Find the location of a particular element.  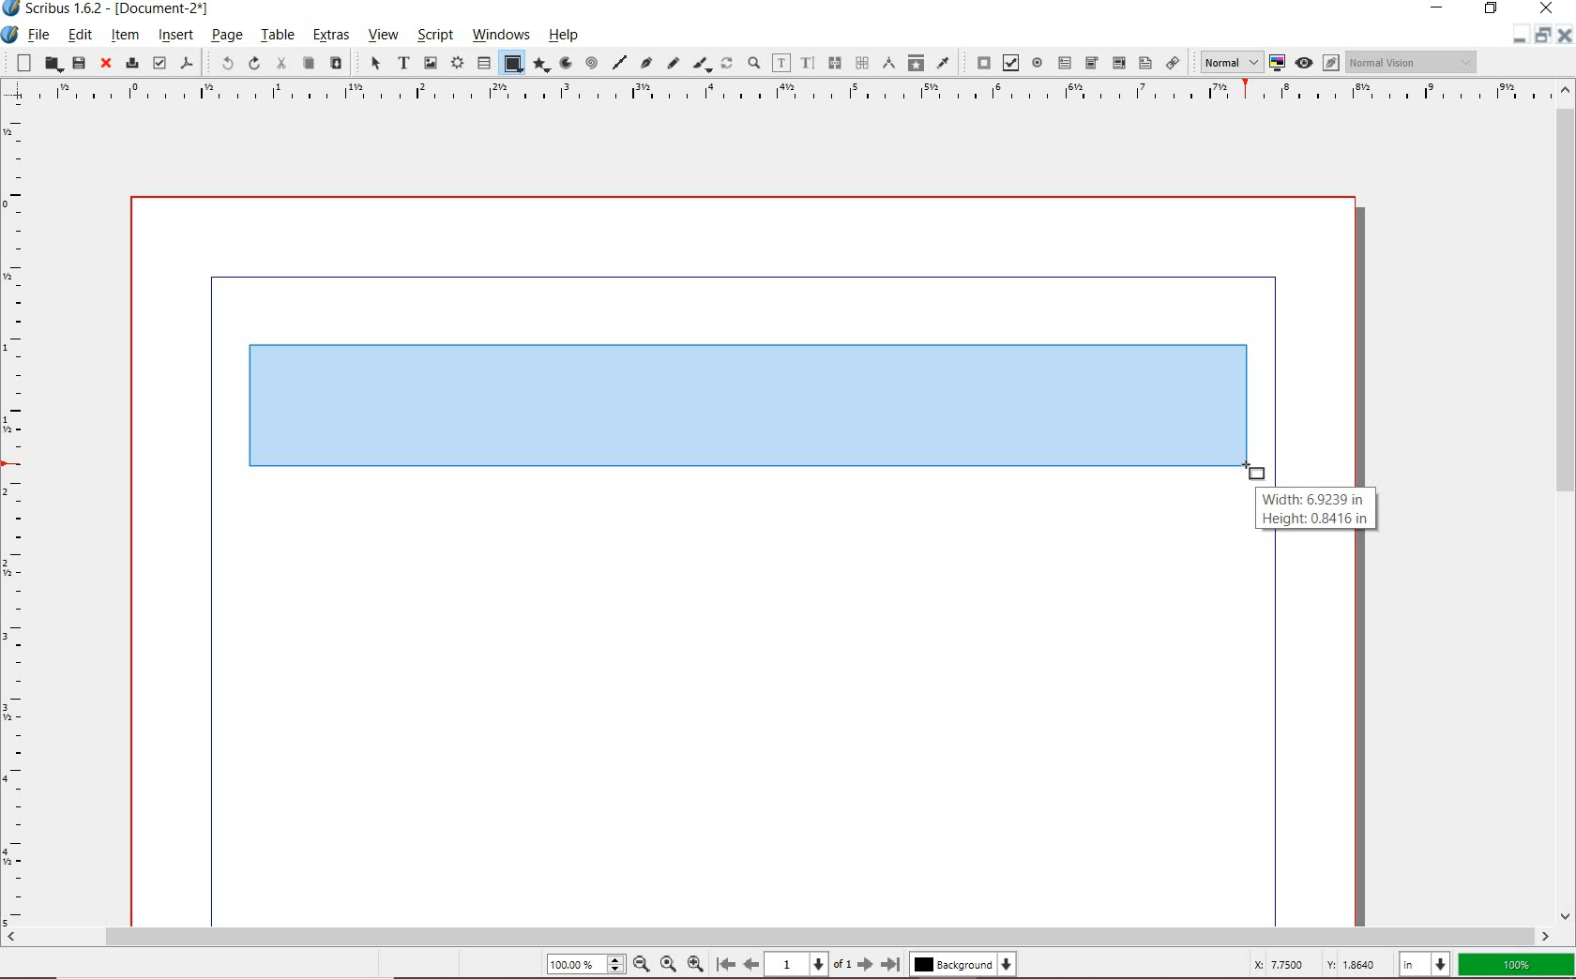

scrollbar is located at coordinates (779, 935).